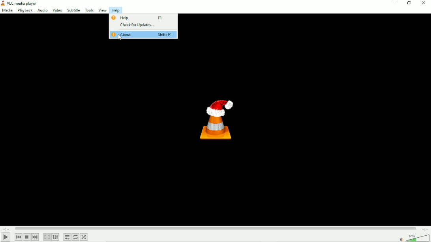 This screenshot has width=431, height=242. What do you see at coordinates (35, 237) in the screenshot?
I see `Next` at bounding box center [35, 237].